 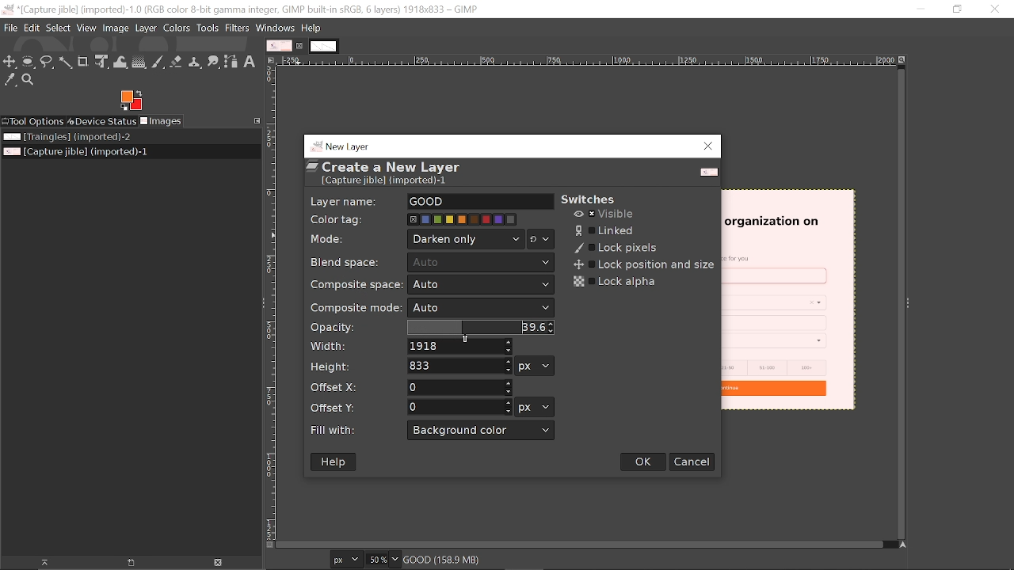 What do you see at coordinates (231, 62) in the screenshot?
I see `Path tool` at bounding box center [231, 62].